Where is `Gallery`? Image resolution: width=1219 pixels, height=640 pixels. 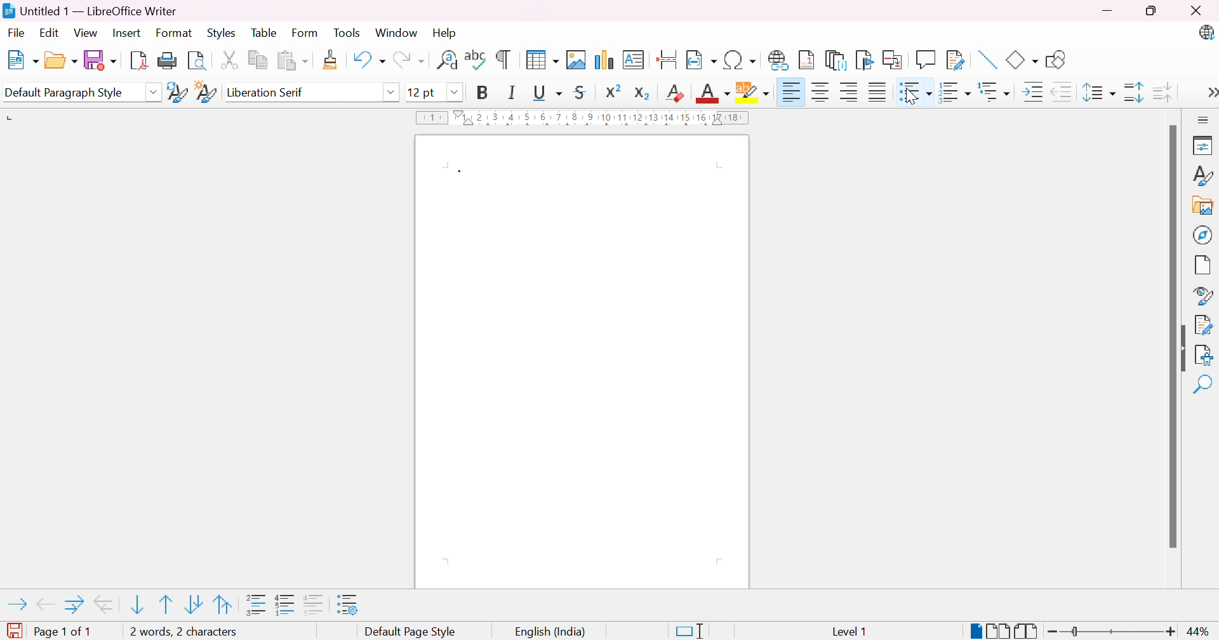 Gallery is located at coordinates (1203, 204).